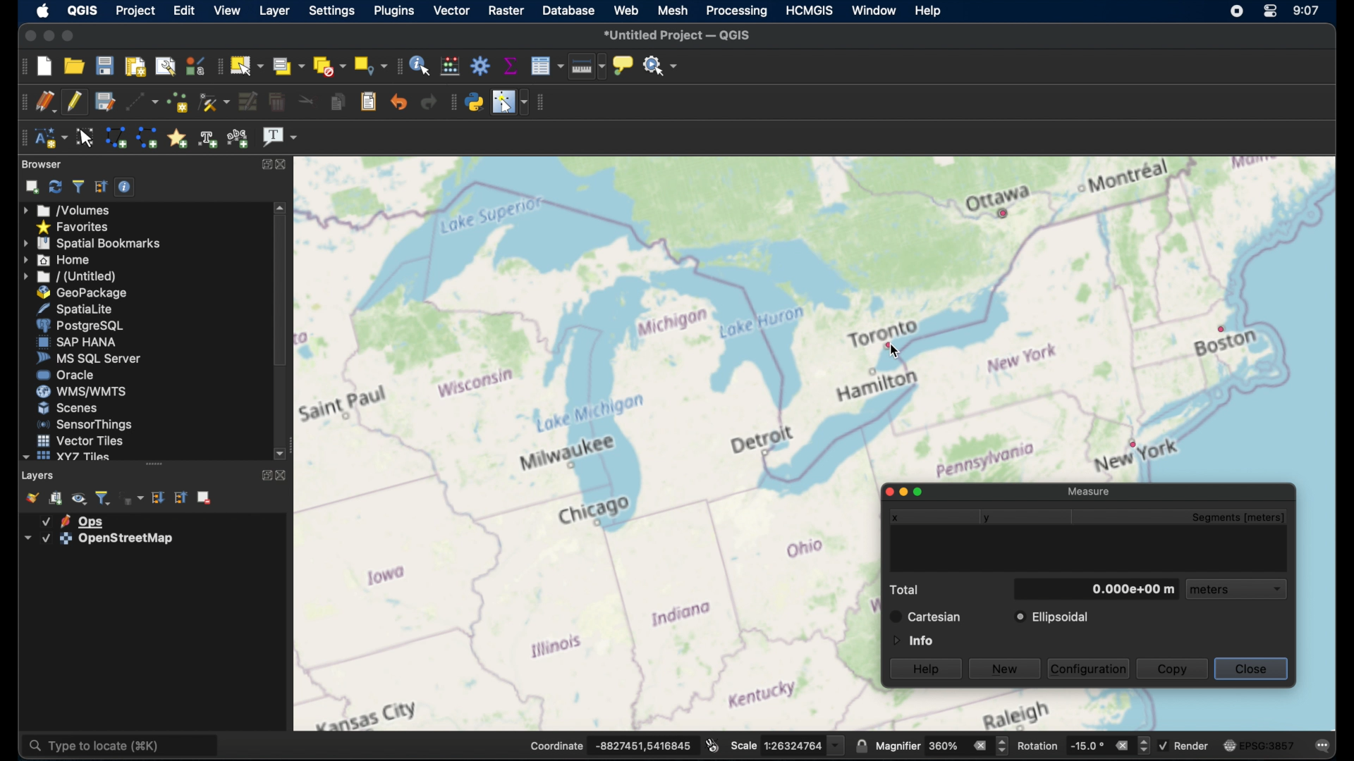 Image resolution: width=1354 pixels, height=761 pixels. I want to click on undo, so click(399, 102).